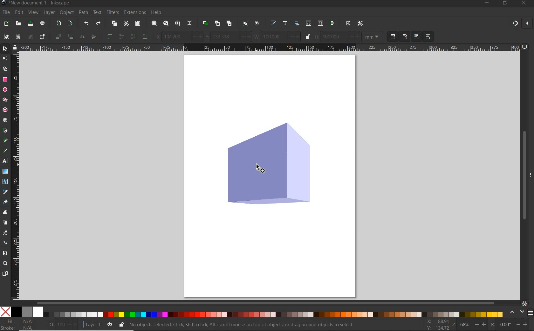 This screenshot has height=331, width=534. Describe the element at coordinates (516, 312) in the screenshot. I see `scroll color options` at that location.